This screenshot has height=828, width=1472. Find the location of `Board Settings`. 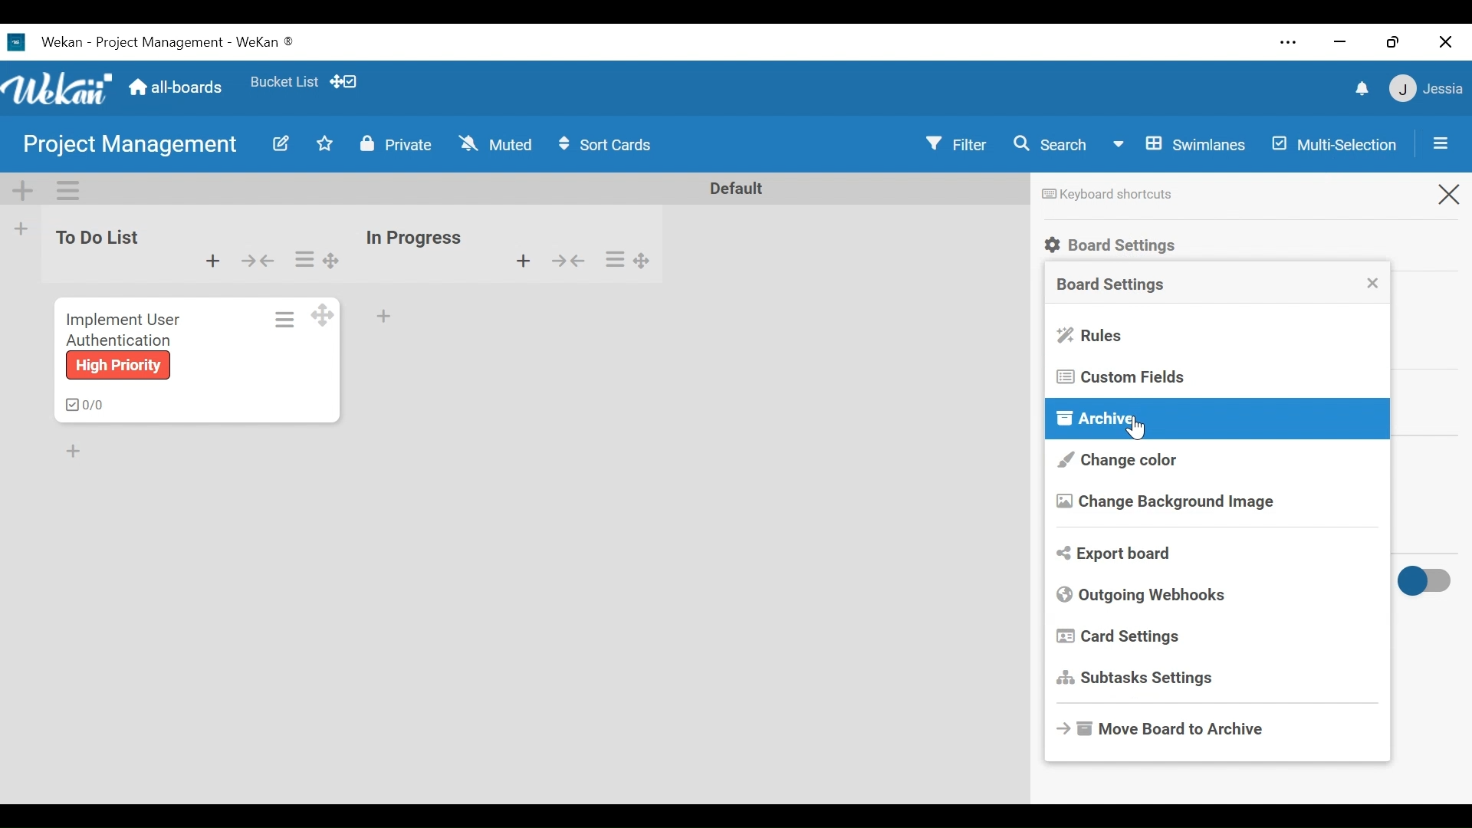

Board Settings is located at coordinates (1115, 244).